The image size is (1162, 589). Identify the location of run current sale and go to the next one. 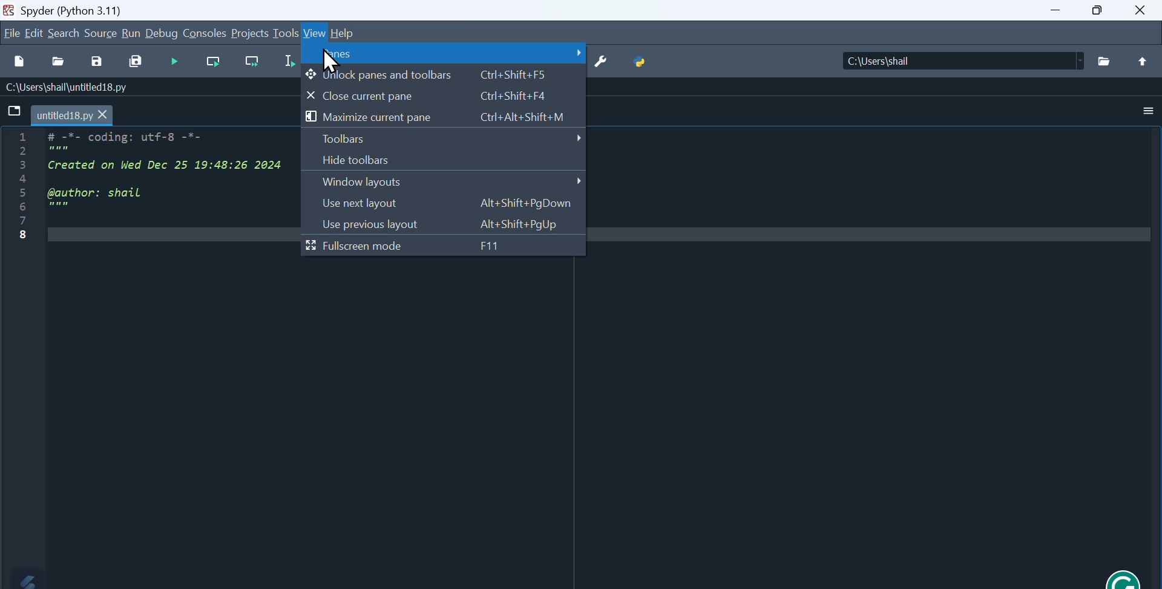
(254, 61).